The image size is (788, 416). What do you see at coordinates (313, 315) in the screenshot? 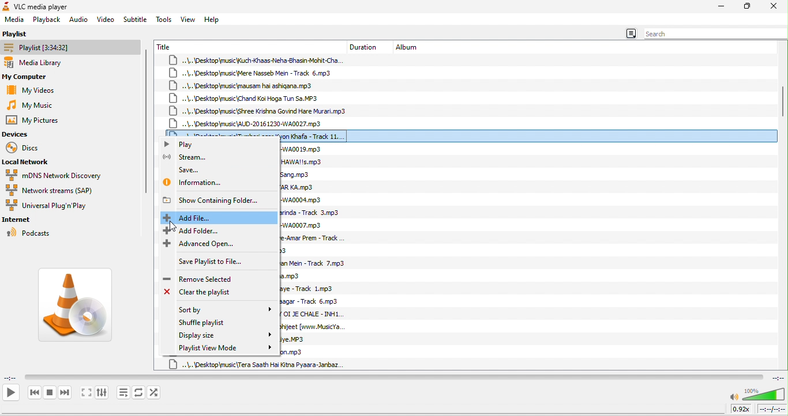
I see `..\..\Desktop\music\23 PATHIK HEY OI JE CHALE - INH1.` at bounding box center [313, 315].